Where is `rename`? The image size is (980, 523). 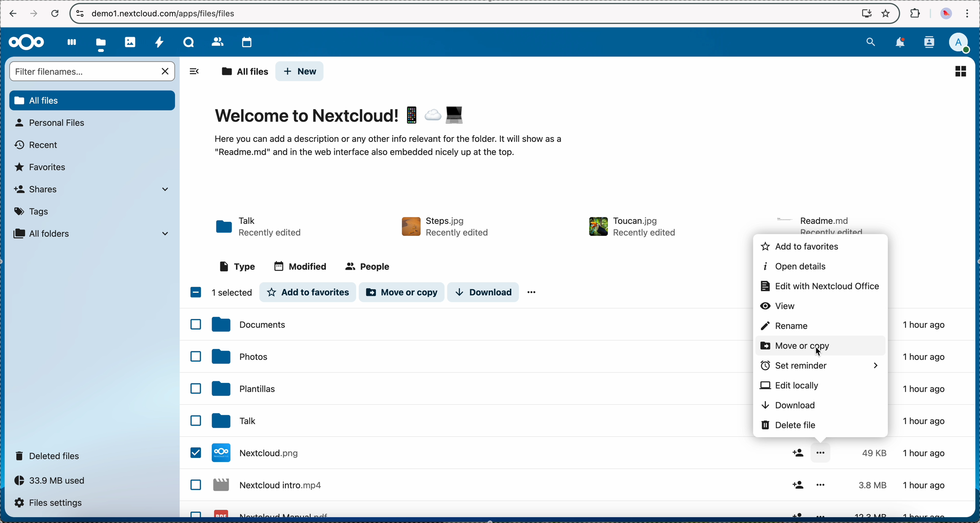 rename is located at coordinates (787, 327).